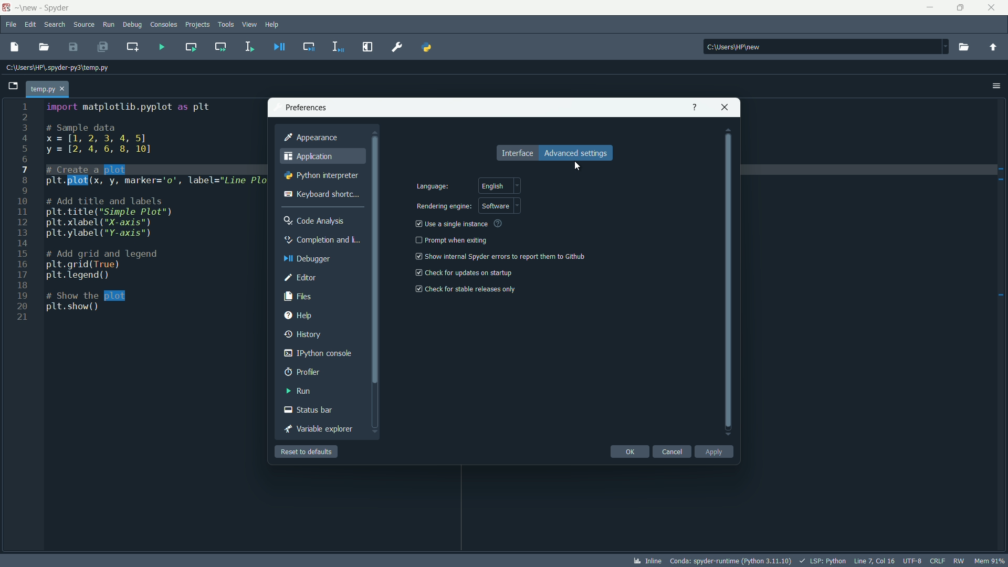  I want to click on check box, so click(417, 223).